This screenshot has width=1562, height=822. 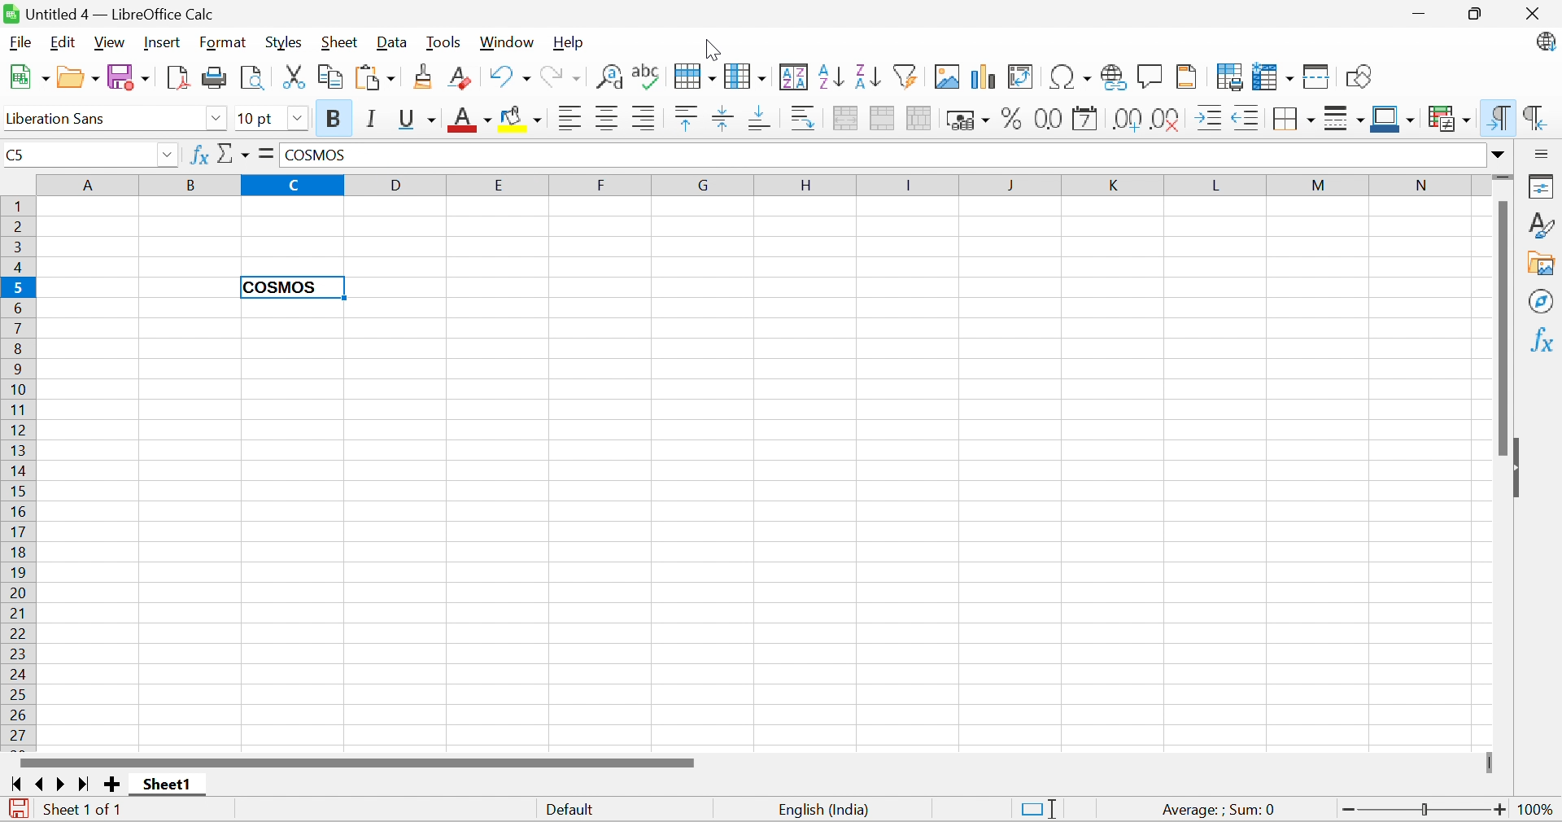 I want to click on Find and Replace, so click(x=609, y=77).